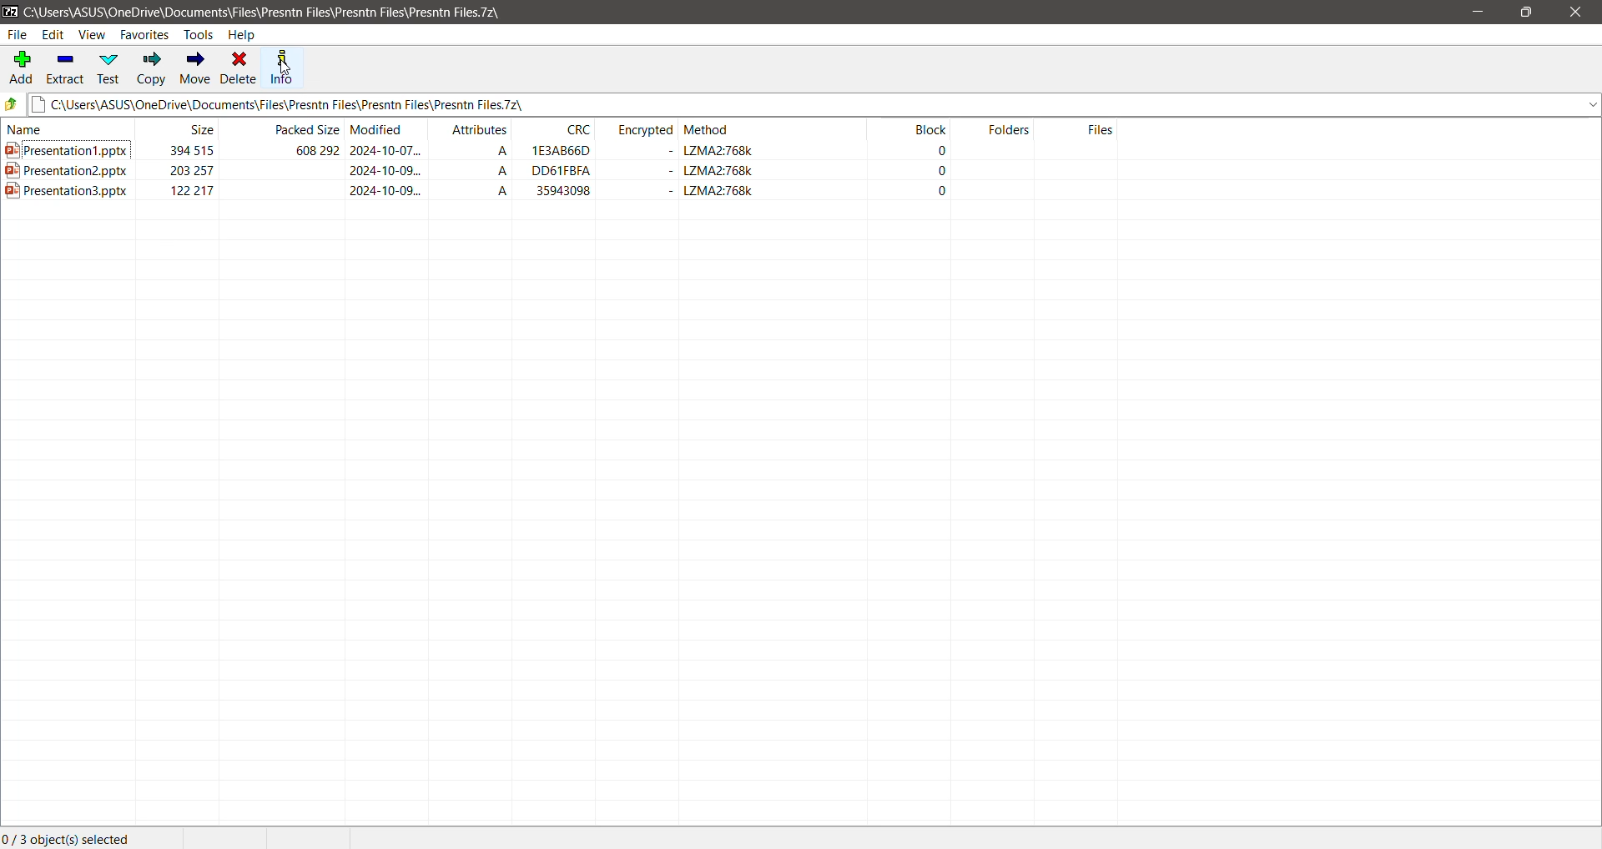 This screenshot has height=849, width=1602. Describe the element at coordinates (55, 34) in the screenshot. I see `Edit` at that location.